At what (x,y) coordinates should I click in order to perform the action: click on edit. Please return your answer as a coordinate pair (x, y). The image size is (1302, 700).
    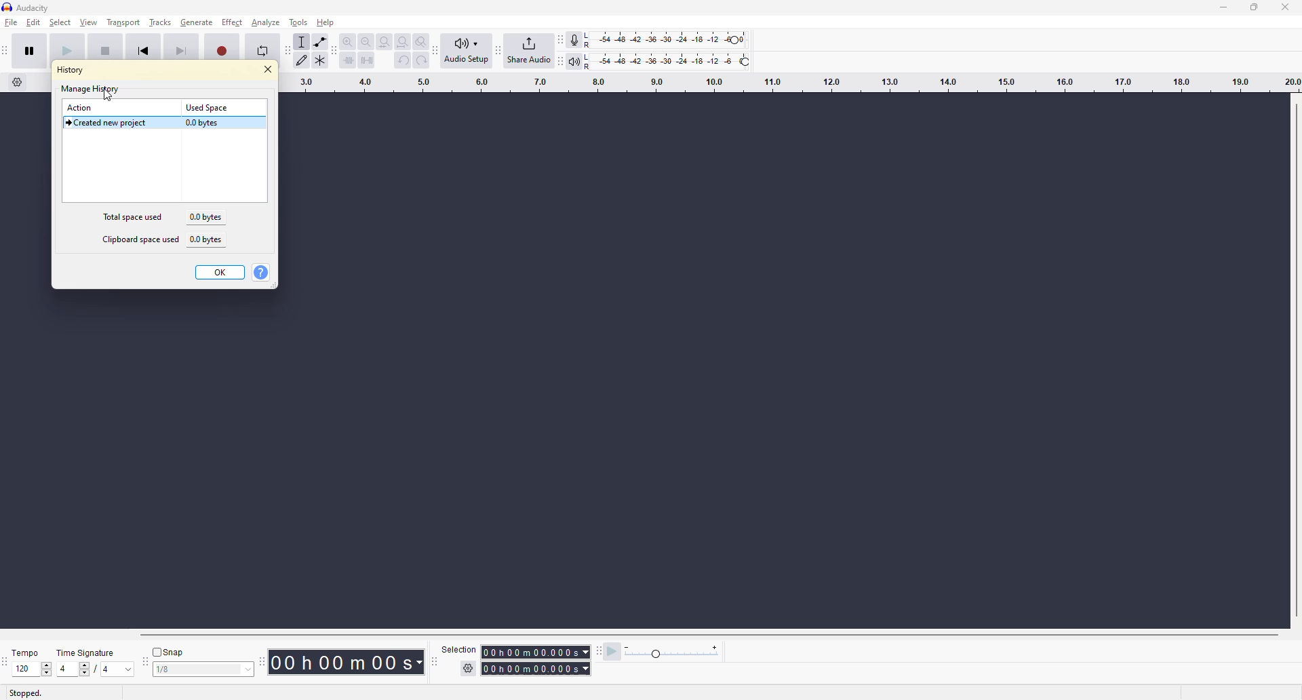
    Looking at the image, I should click on (35, 24).